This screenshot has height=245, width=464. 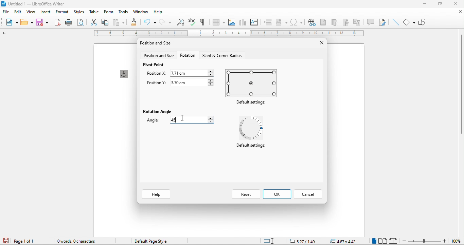 I want to click on position y, so click(x=157, y=83).